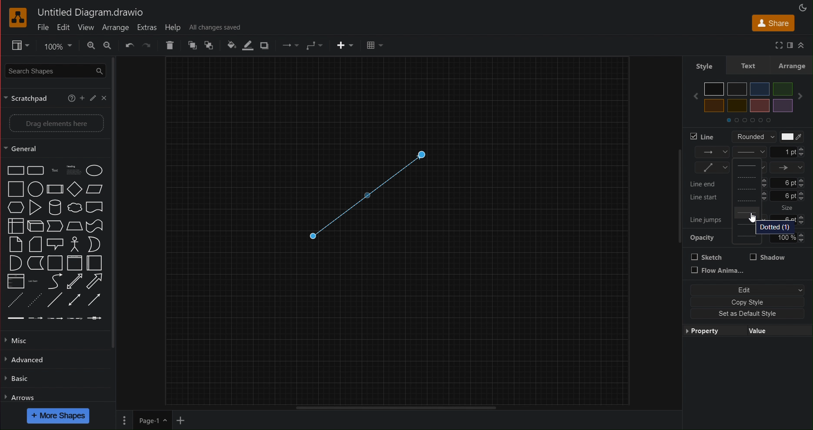 The height and width of the screenshot is (430, 813). Describe the element at coordinates (210, 45) in the screenshot. I see `Send to back` at that location.